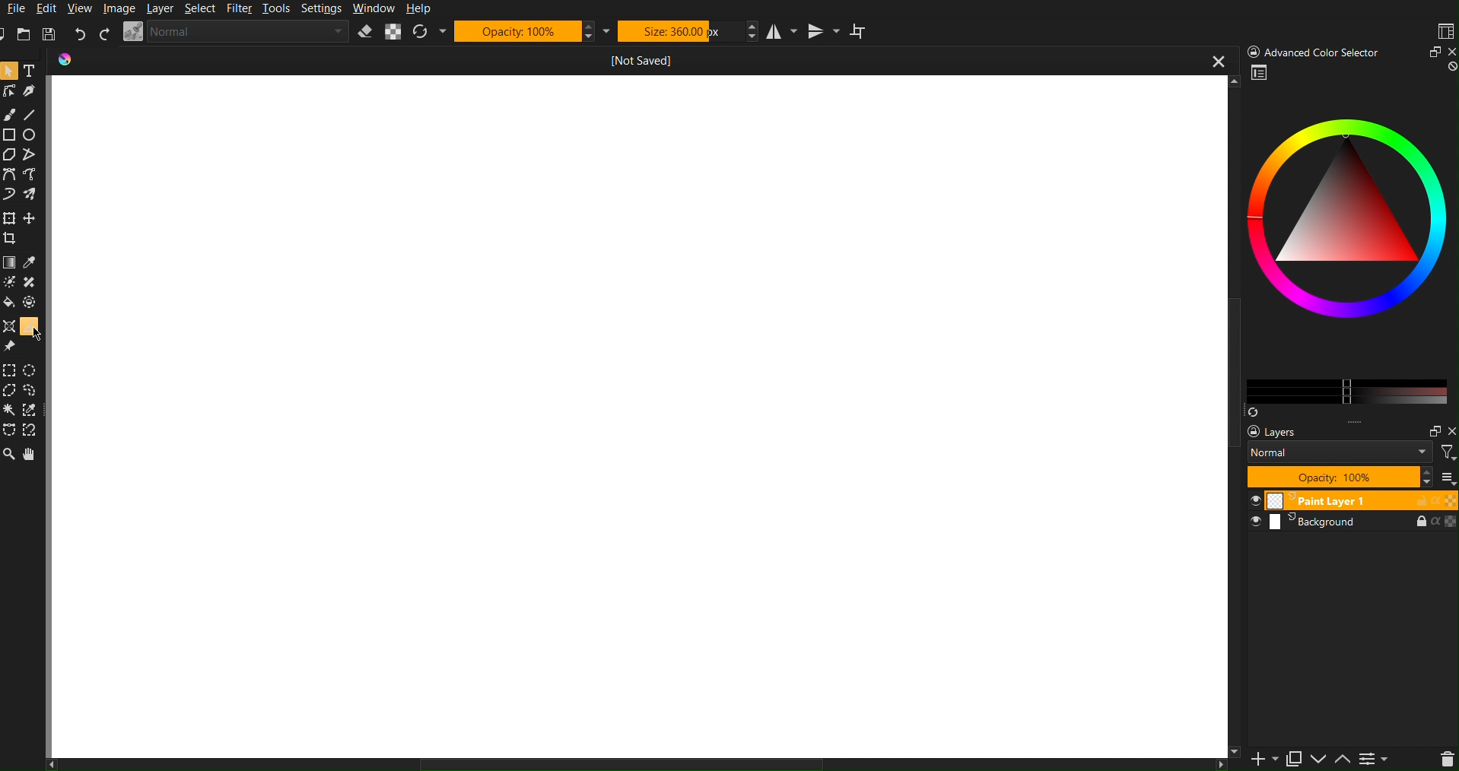 This screenshot has width=1459, height=771. Describe the element at coordinates (1353, 501) in the screenshot. I see `Paint Layer` at that location.